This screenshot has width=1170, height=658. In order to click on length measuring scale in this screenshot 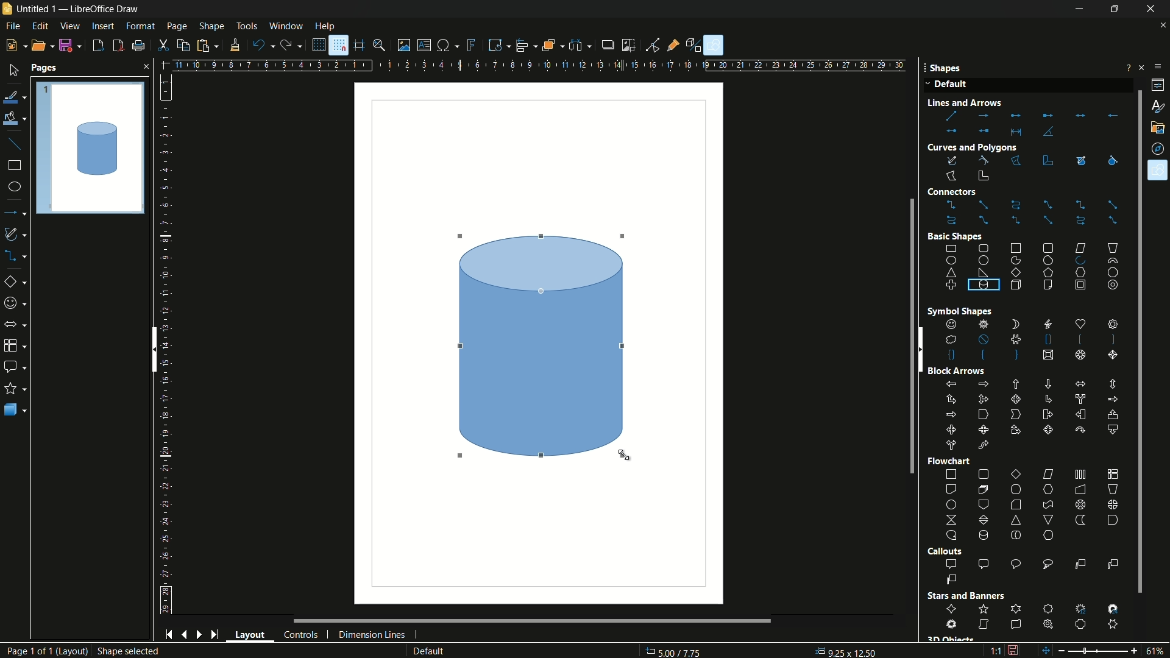, I will do `click(169, 344)`.